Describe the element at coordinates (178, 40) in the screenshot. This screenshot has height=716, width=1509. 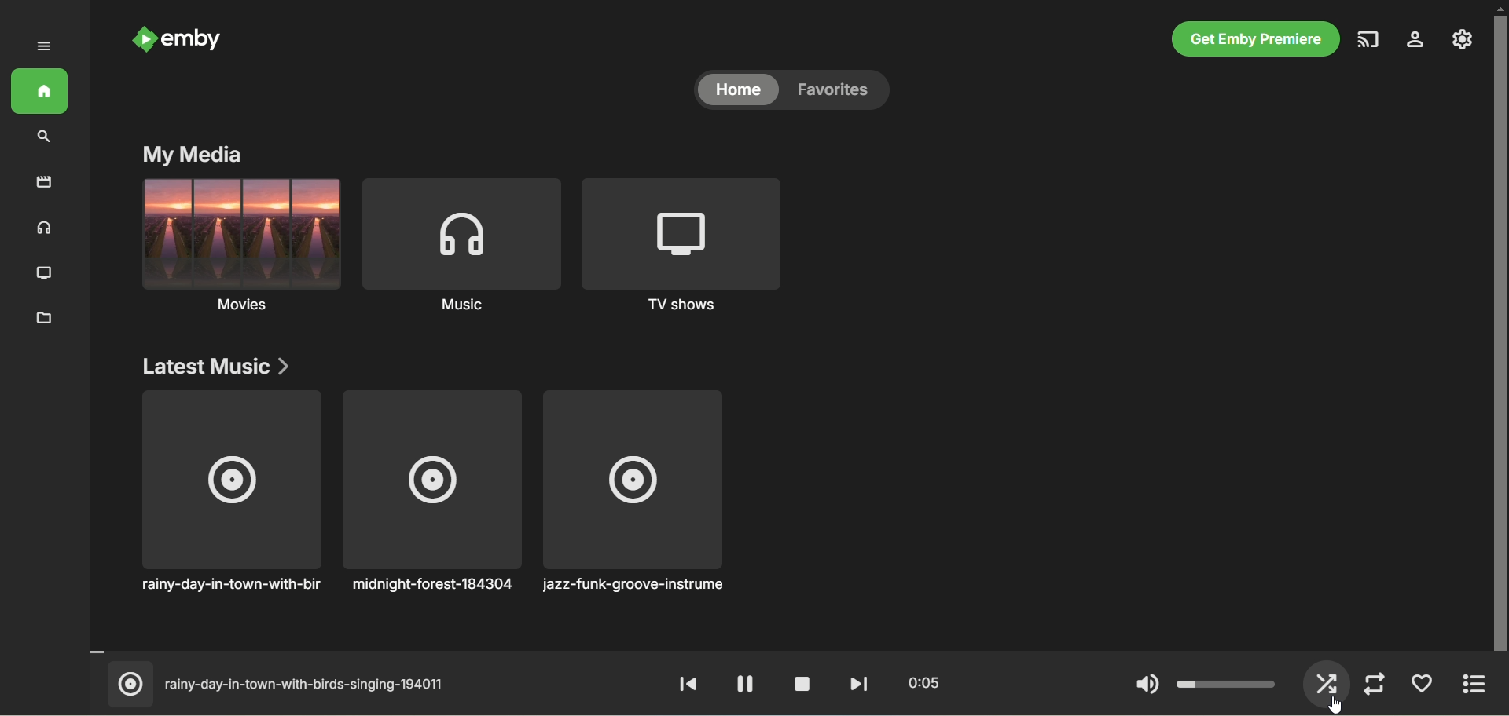
I see `emby` at that location.